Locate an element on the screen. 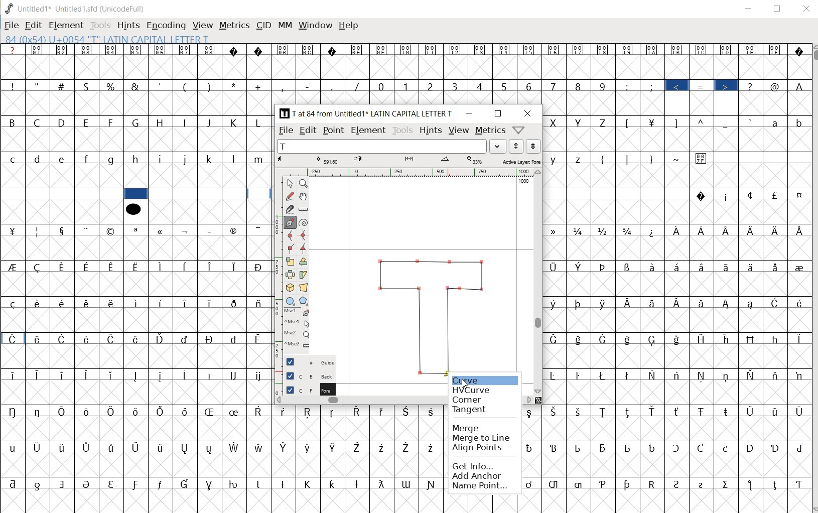  Symbol is located at coordinates (236, 483).